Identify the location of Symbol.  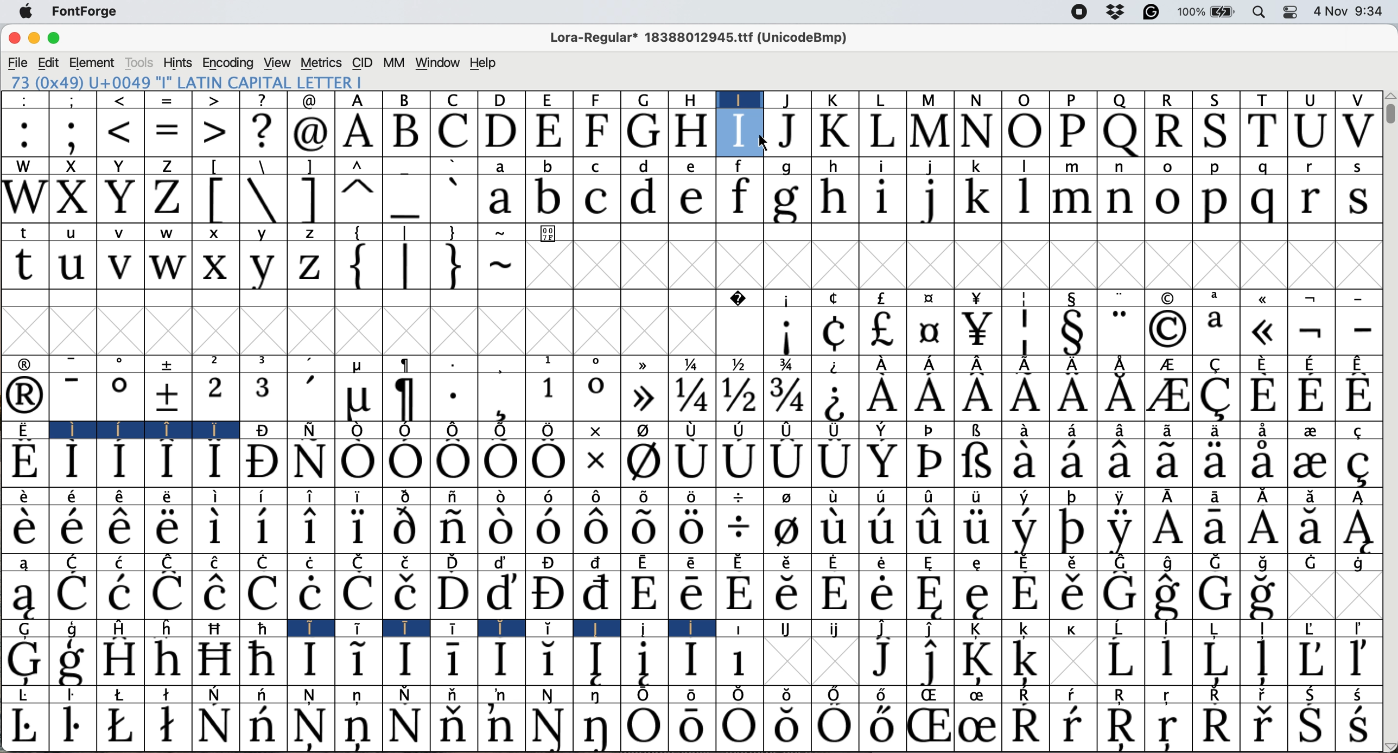
(74, 661).